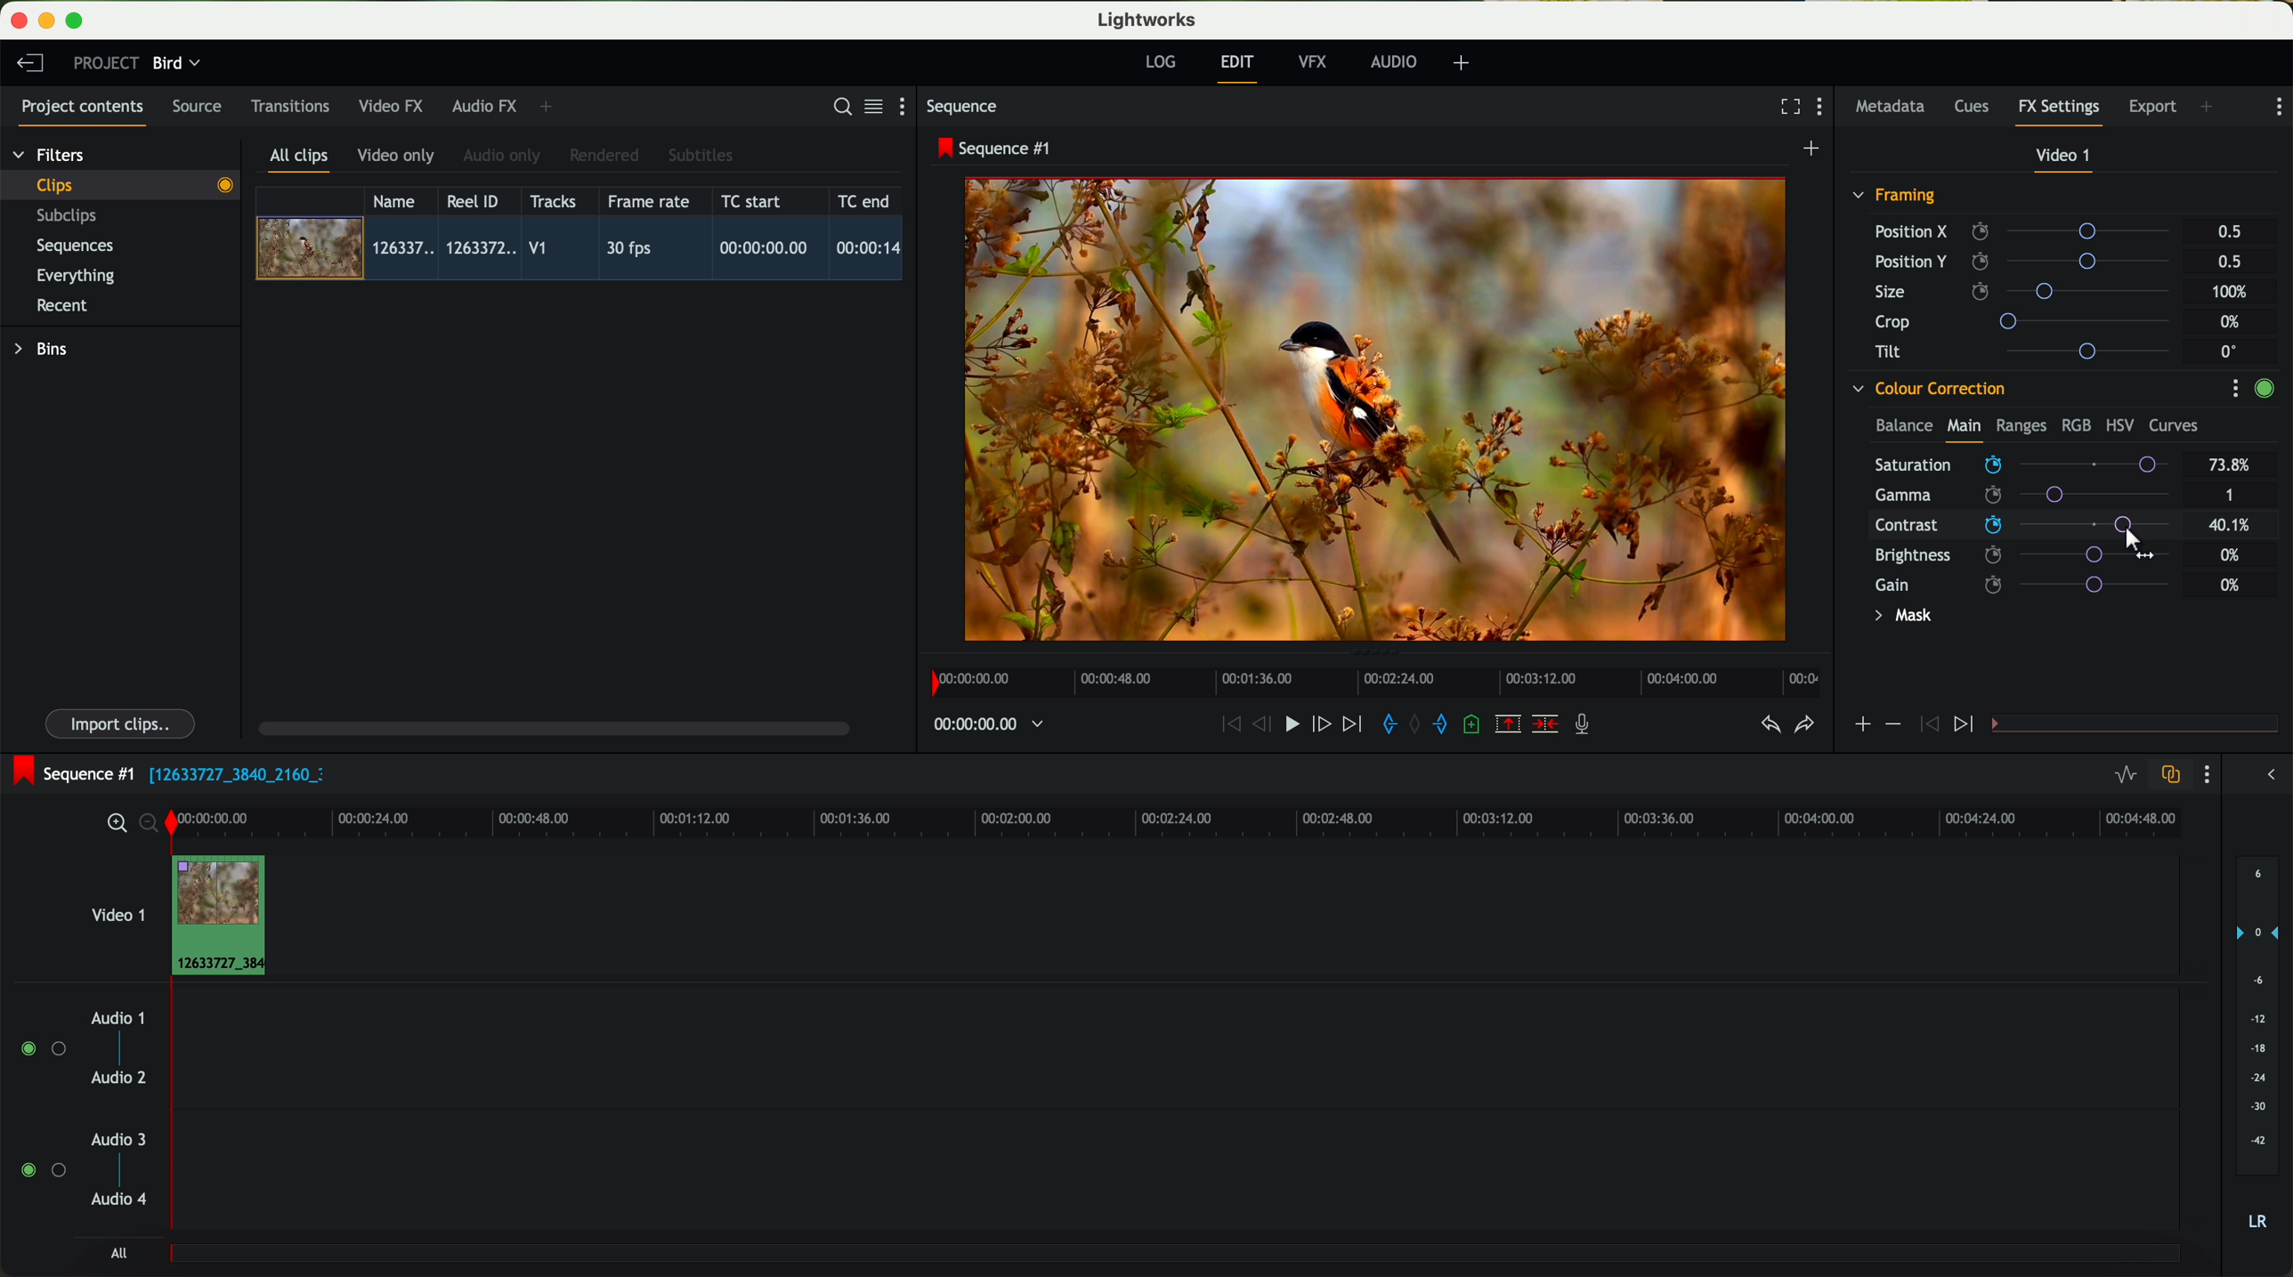  What do you see at coordinates (1384, 727) in the screenshot?
I see `add 'in' mark` at bounding box center [1384, 727].